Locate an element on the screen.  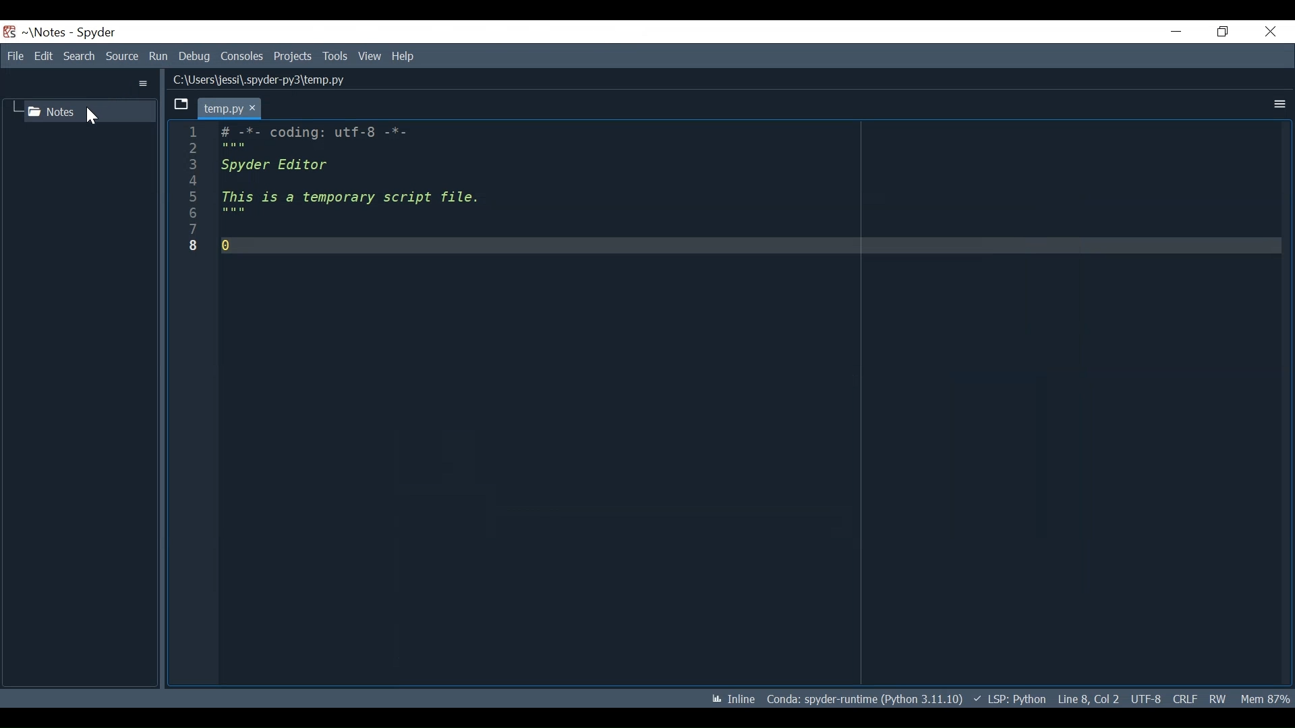
Restore is located at coordinates (1224, 31).